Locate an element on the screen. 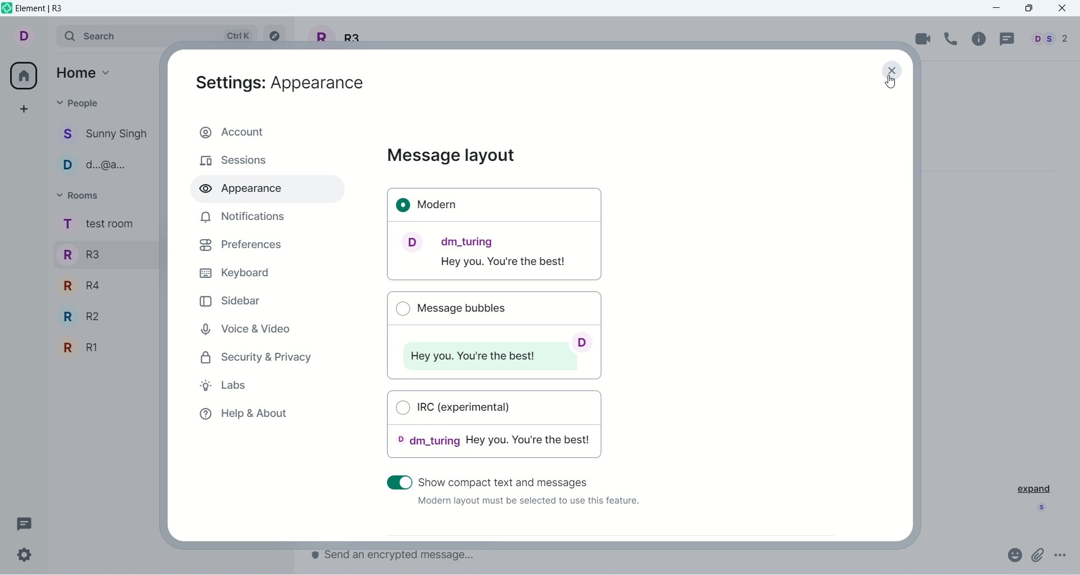  settings is located at coordinates (25, 555).